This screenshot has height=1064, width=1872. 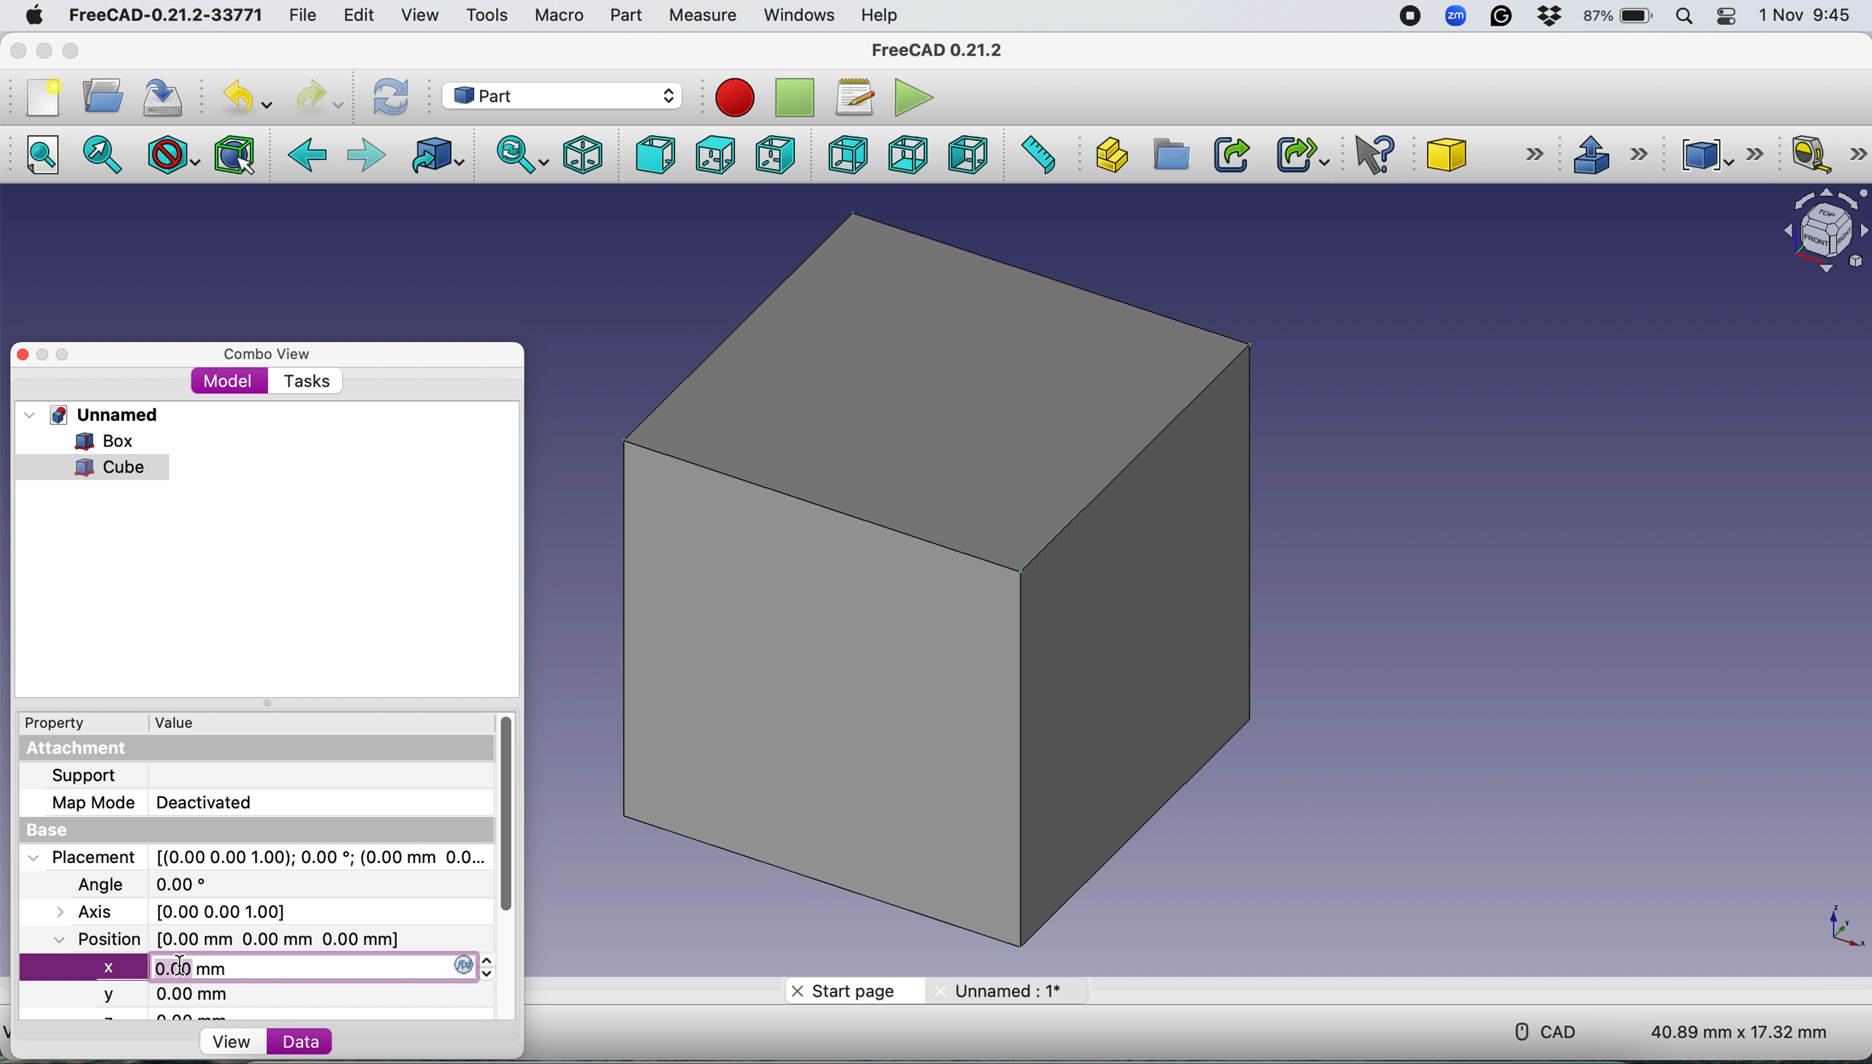 What do you see at coordinates (967, 154) in the screenshot?
I see `Left` at bounding box center [967, 154].